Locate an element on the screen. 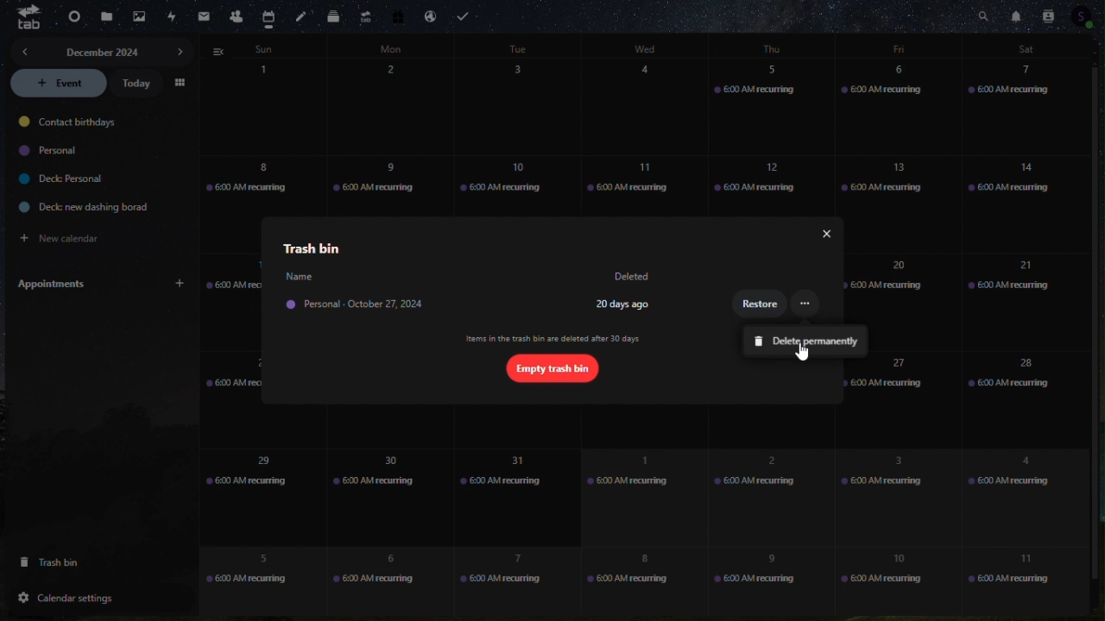  8 is located at coordinates (632, 581).